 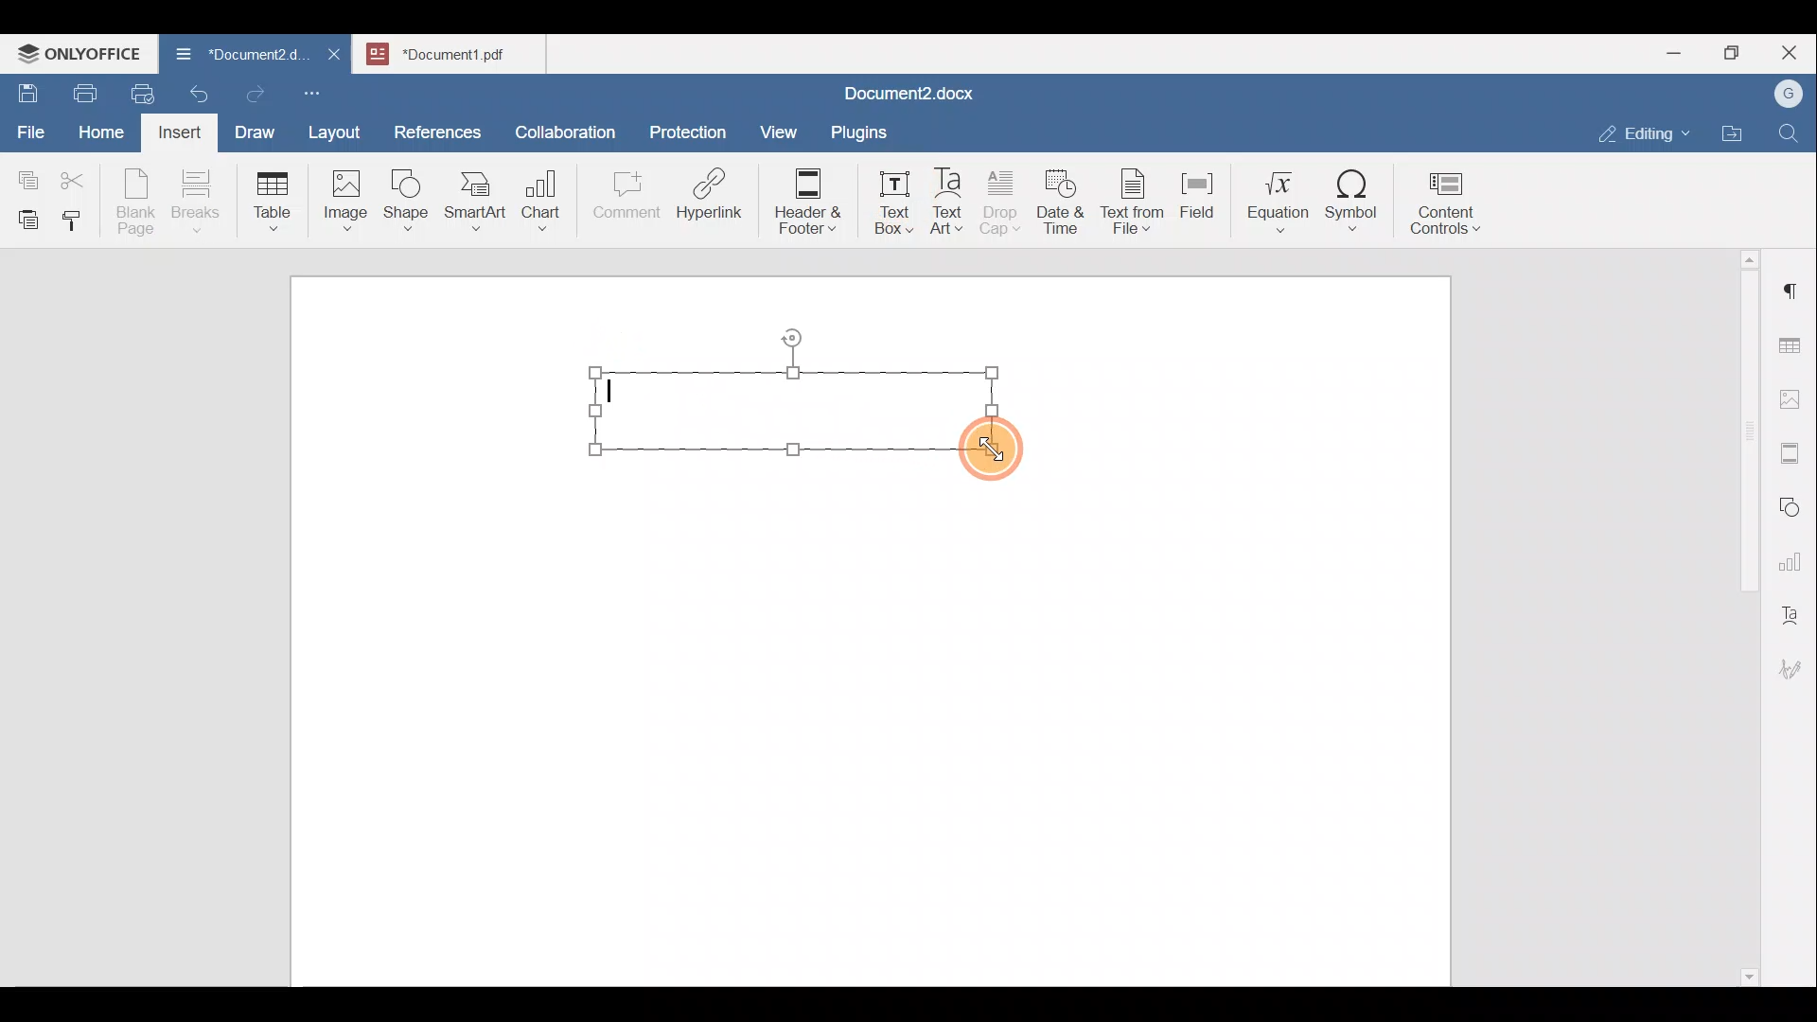 What do you see at coordinates (802, 200) in the screenshot?
I see `Header & footer` at bounding box center [802, 200].